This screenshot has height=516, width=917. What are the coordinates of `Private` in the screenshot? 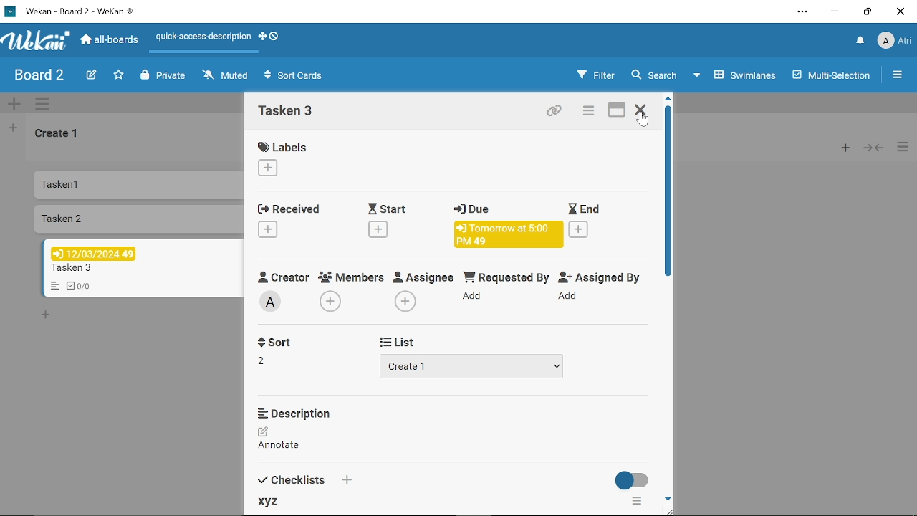 It's located at (161, 75).